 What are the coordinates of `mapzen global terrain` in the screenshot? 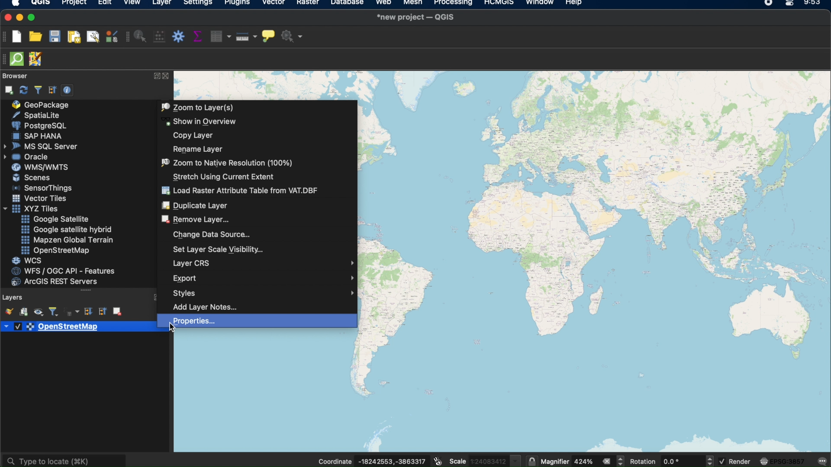 It's located at (66, 240).